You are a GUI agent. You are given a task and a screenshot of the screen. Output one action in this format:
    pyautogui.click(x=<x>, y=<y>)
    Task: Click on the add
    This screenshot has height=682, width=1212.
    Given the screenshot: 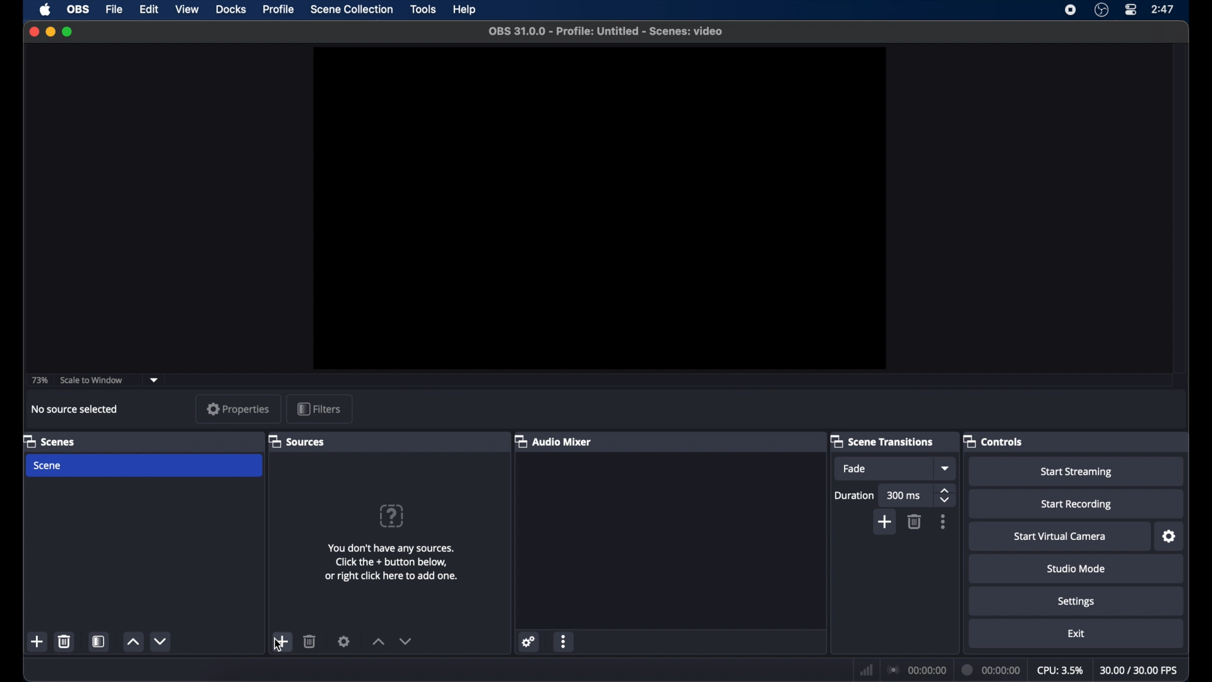 What is the action you would take?
    pyautogui.click(x=37, y=641)
    